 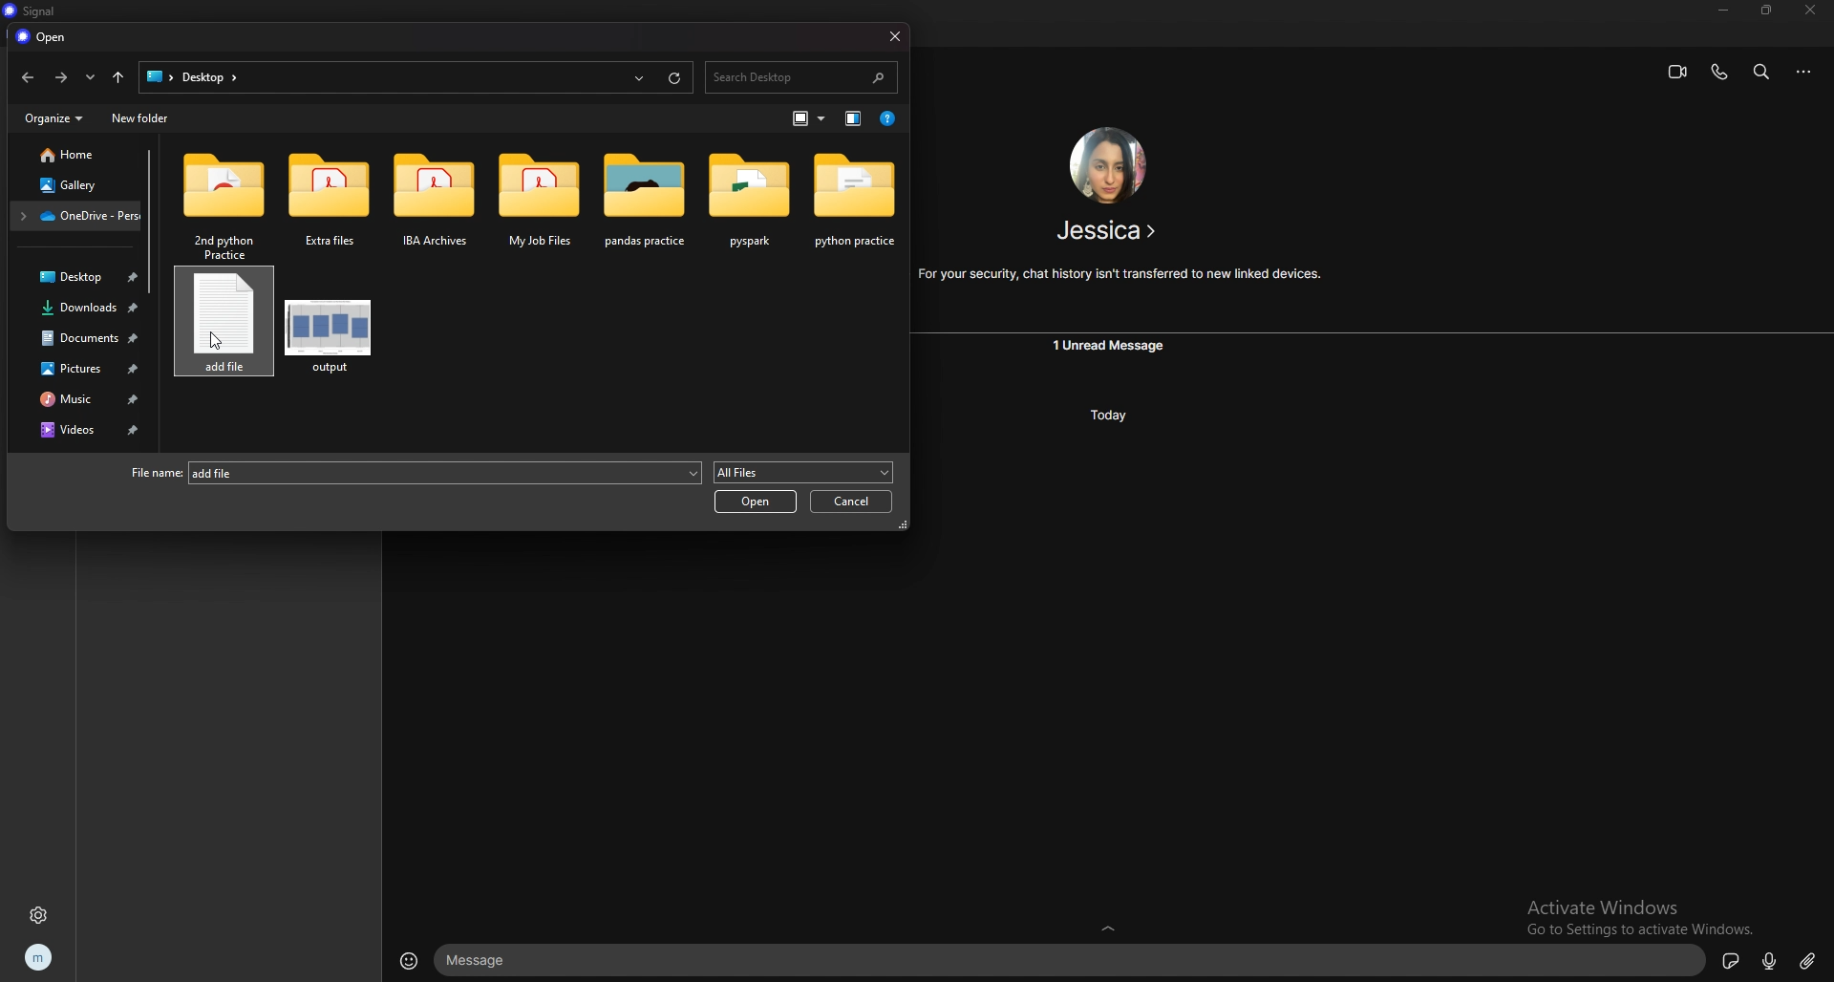 I want to click on back, so click(x=24, y=77).